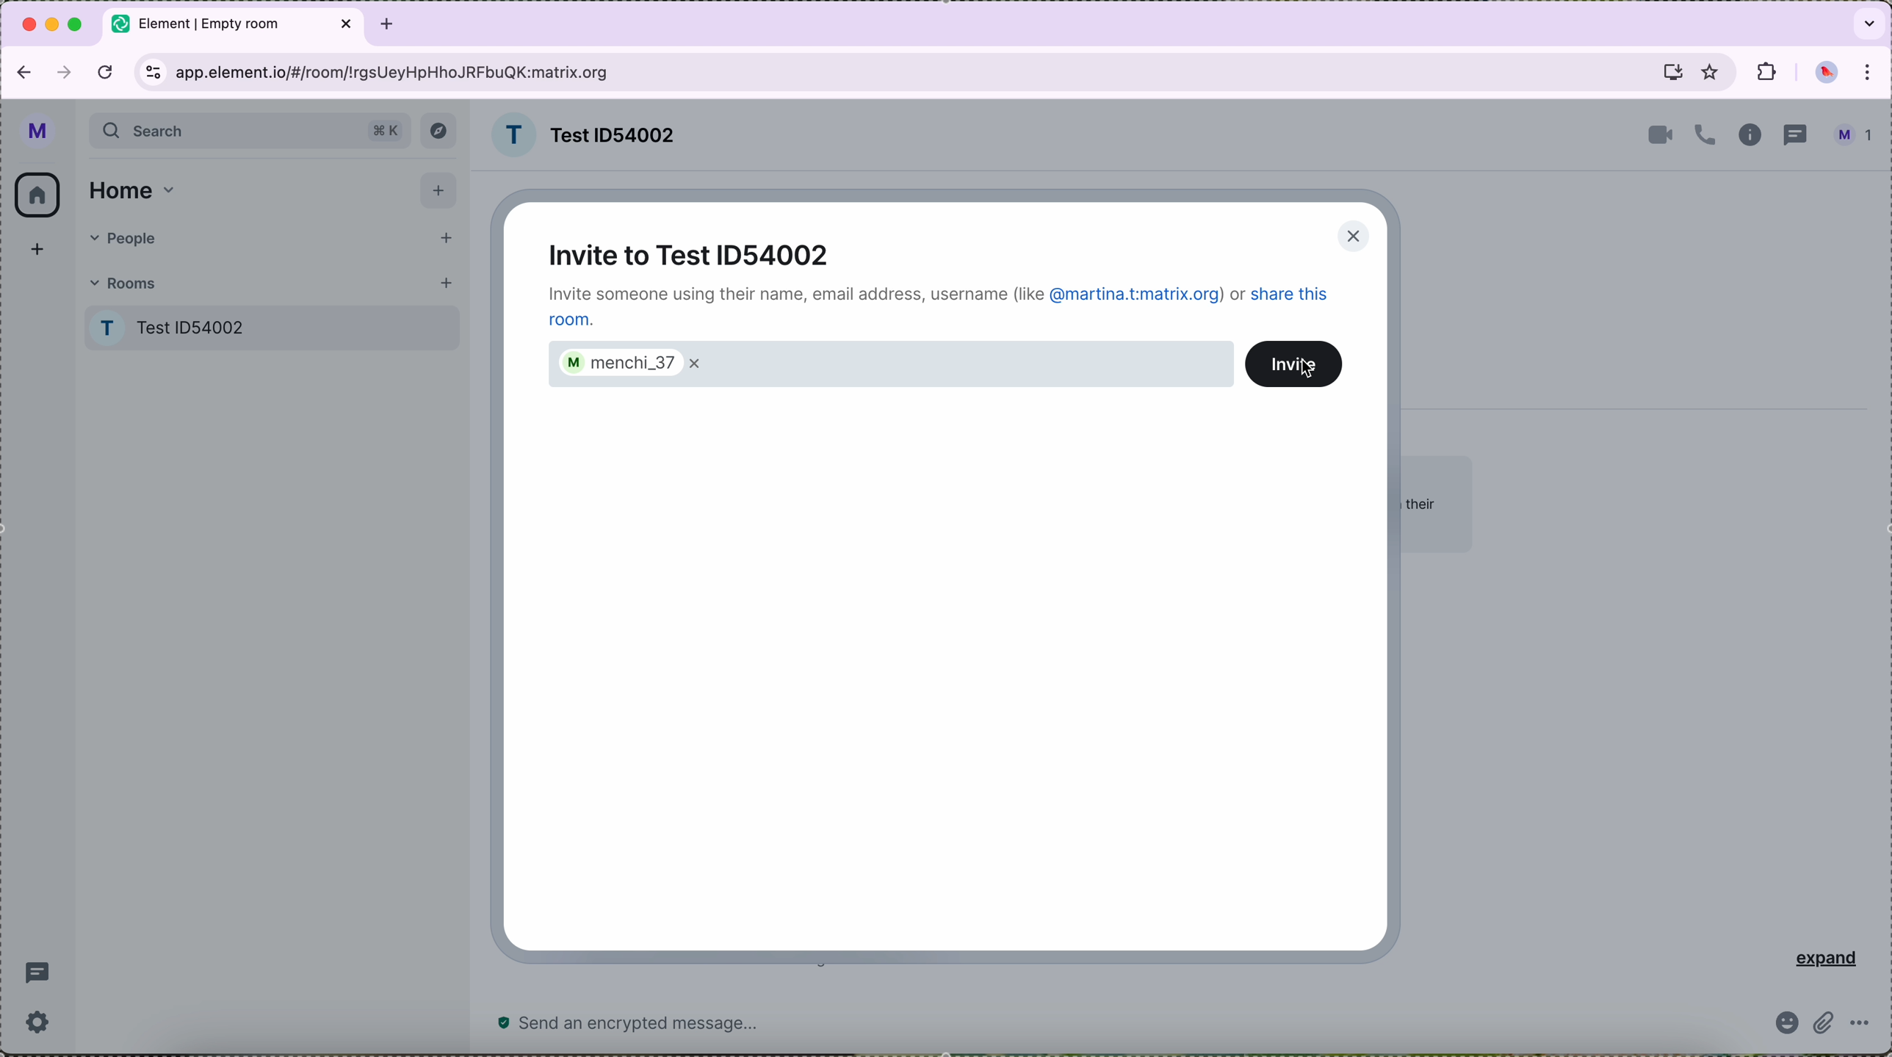 This screenshot has width=1892, height=1057. What do you see at coordinates (581, 134) in the screenshot?
I see `room name` at bounding box center [581, 134].